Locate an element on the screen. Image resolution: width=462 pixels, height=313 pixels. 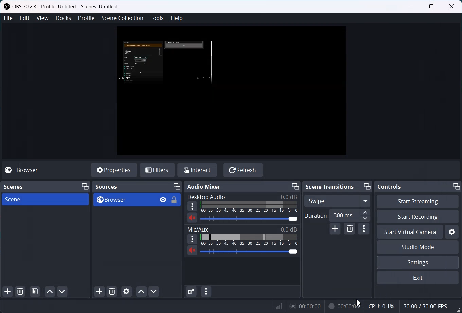
Maximize is located at coordinates (431, 6).